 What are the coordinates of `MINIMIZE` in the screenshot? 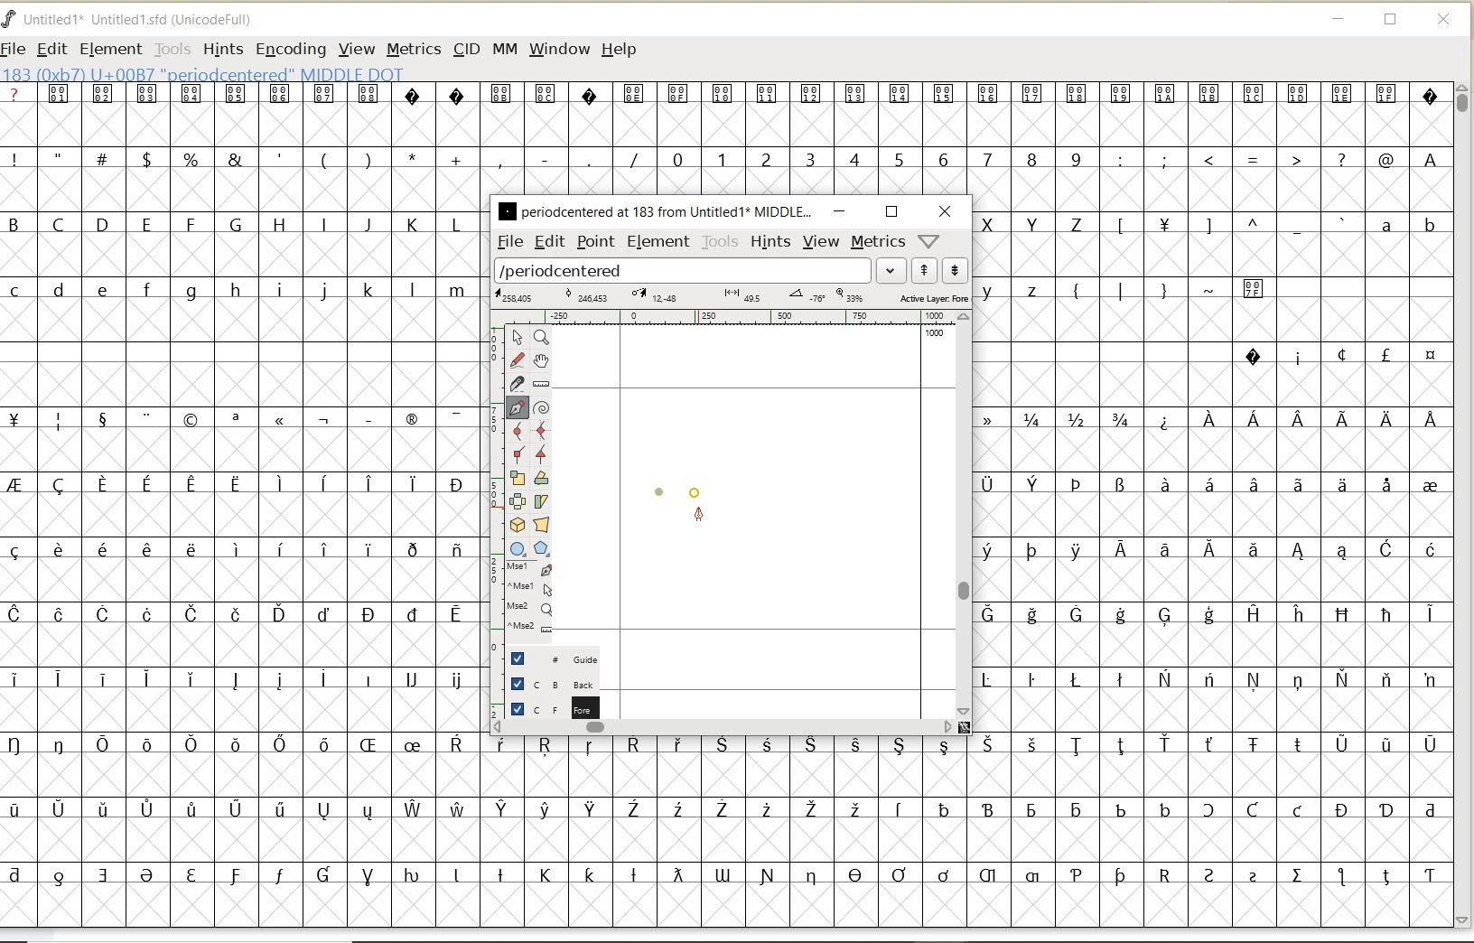 It's located at (1339, 22).